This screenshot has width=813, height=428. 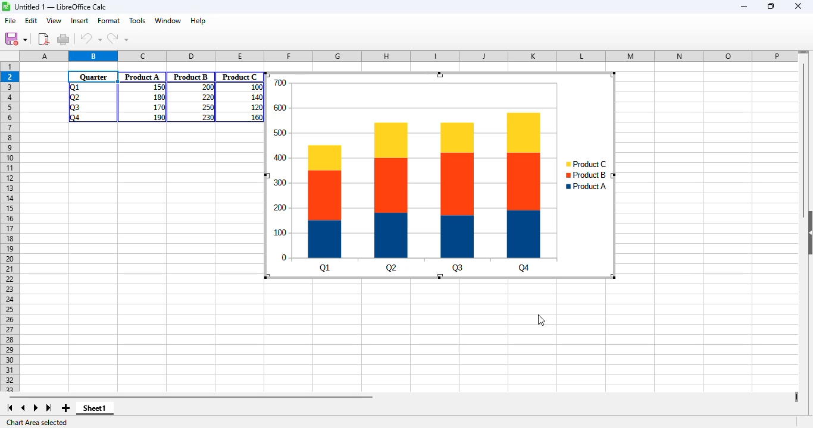 What do you see at coordinates (36, 408) in the screenshot?
I see `scroll to next sheet` at bounding box center [36, 408].